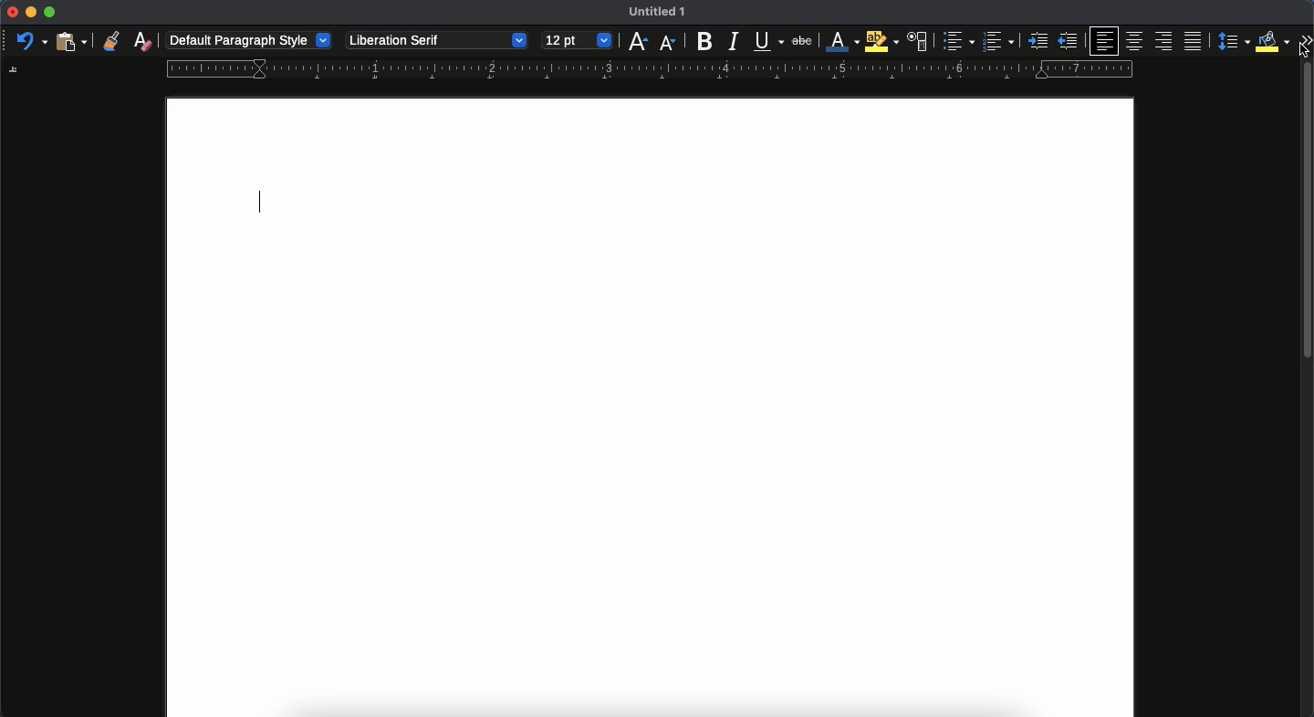  Describe the element at coordinates (649, 69) in the screenshot. I see `guide` at that location.